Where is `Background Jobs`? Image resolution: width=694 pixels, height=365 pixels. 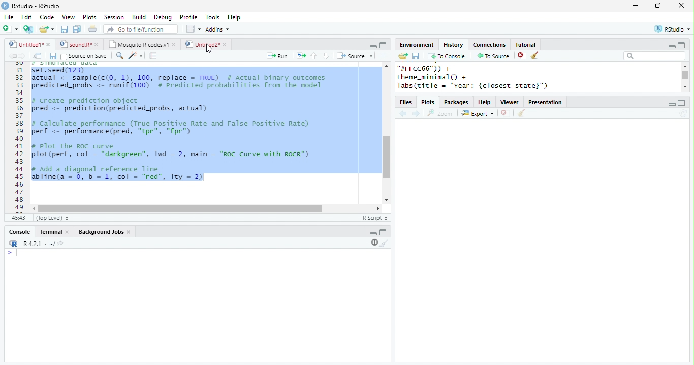
Background Jobs is located at coordinates (101, 232).